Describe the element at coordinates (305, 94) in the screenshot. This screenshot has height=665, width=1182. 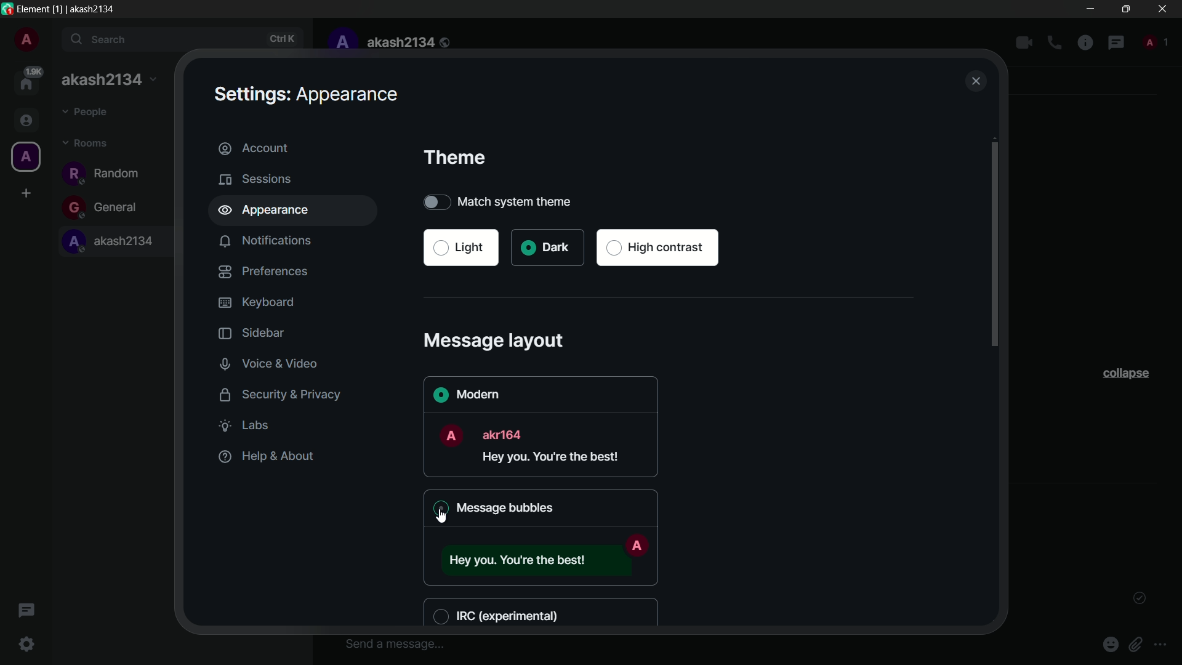
I see `Settings: Appearance` at that location.